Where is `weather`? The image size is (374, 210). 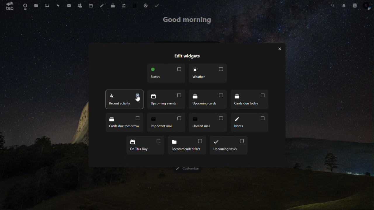
weather is located at coordinates (207, 73).